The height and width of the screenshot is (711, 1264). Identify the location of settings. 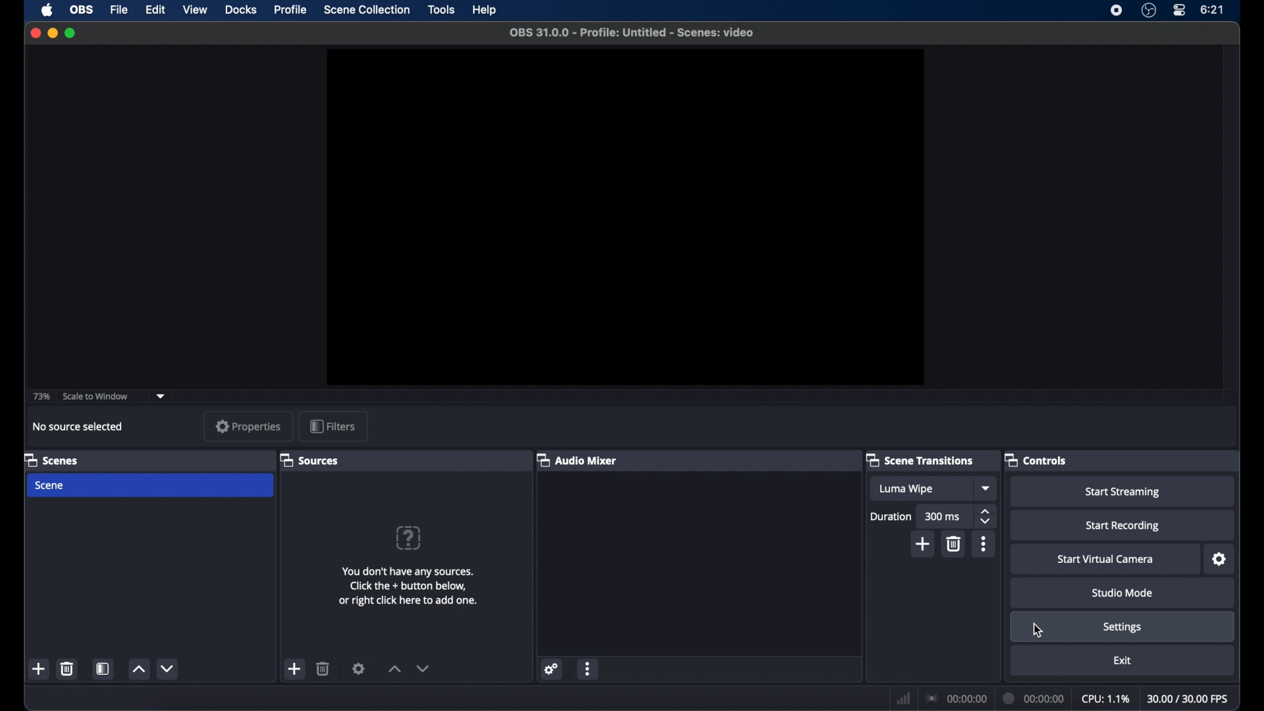
(1122, 627).